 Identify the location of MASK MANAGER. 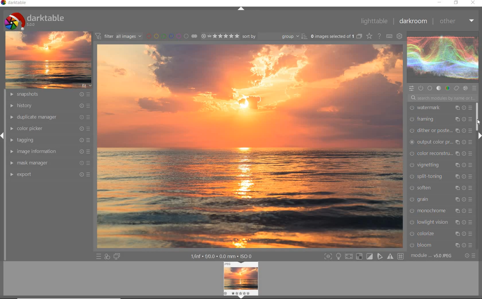
(49, 163).